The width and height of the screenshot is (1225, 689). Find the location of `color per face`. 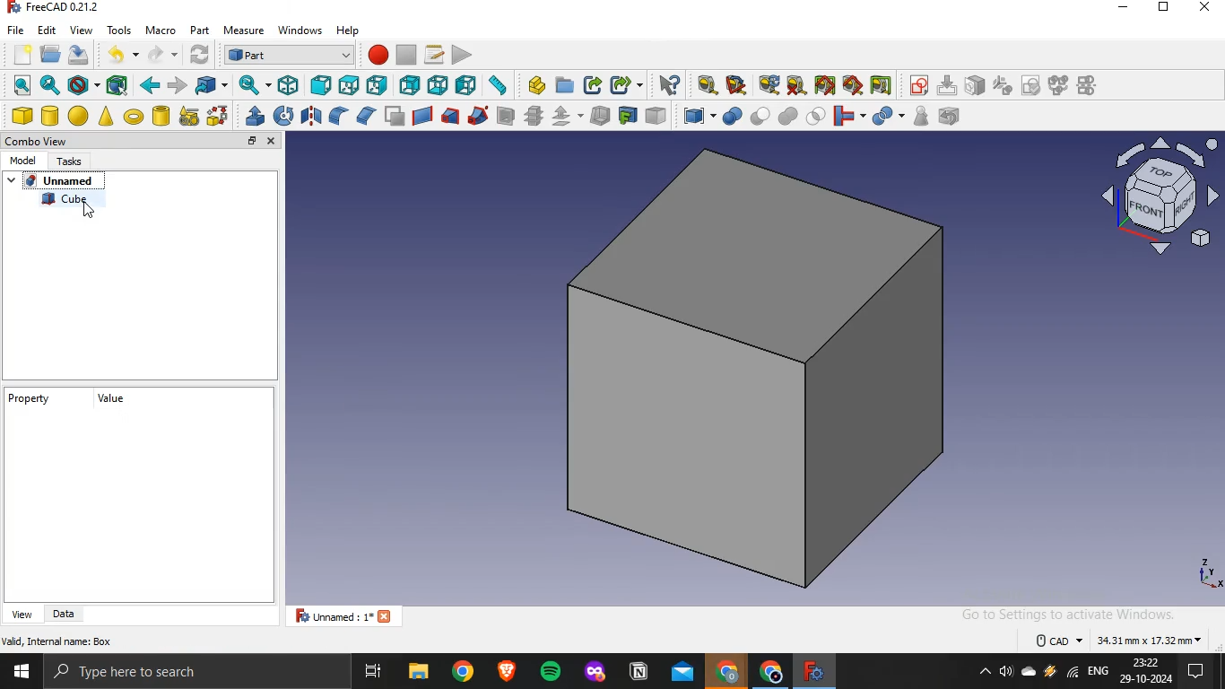

color per face is located at coordinates (656, 115).